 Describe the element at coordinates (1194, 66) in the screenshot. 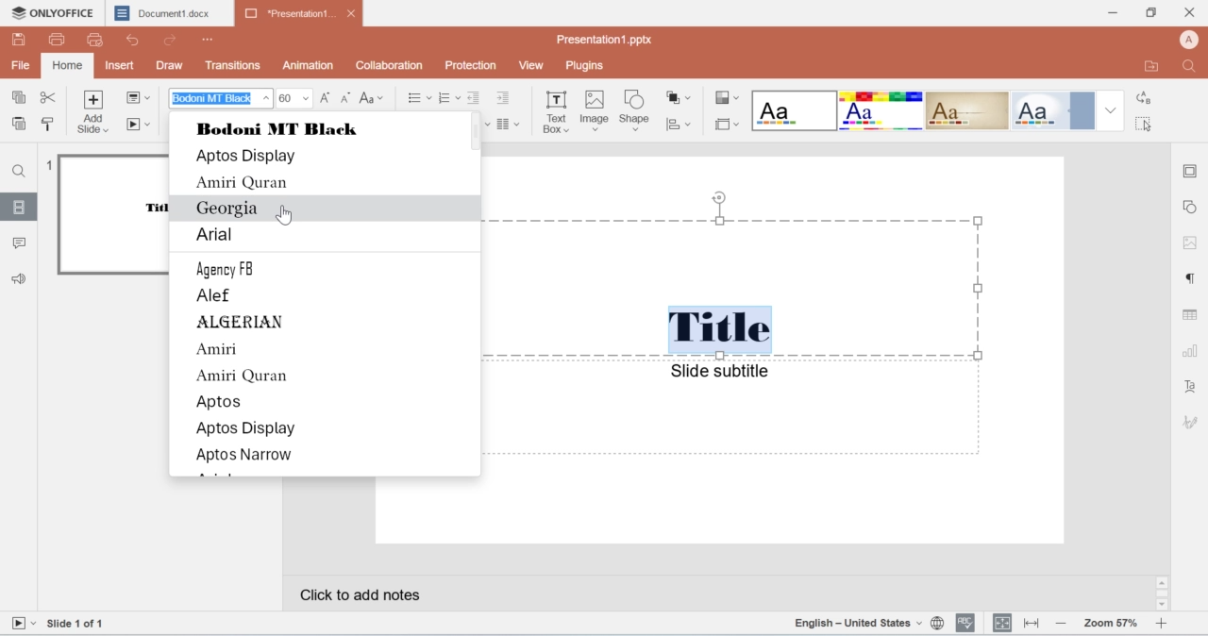

I see `search` at that location.